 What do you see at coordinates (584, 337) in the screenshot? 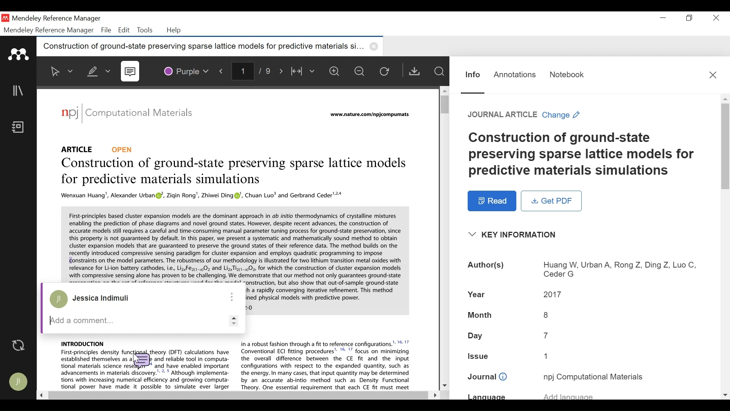
I see `Day` at bounding box center [584, 337].